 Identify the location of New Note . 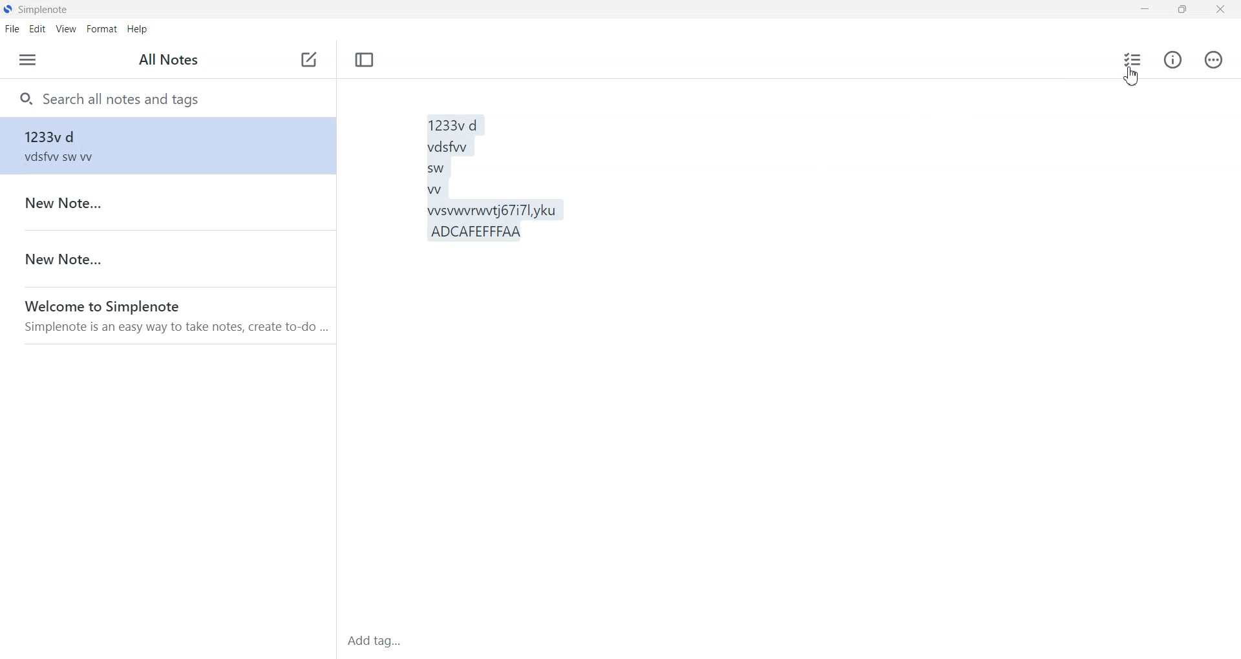
(167, 202).